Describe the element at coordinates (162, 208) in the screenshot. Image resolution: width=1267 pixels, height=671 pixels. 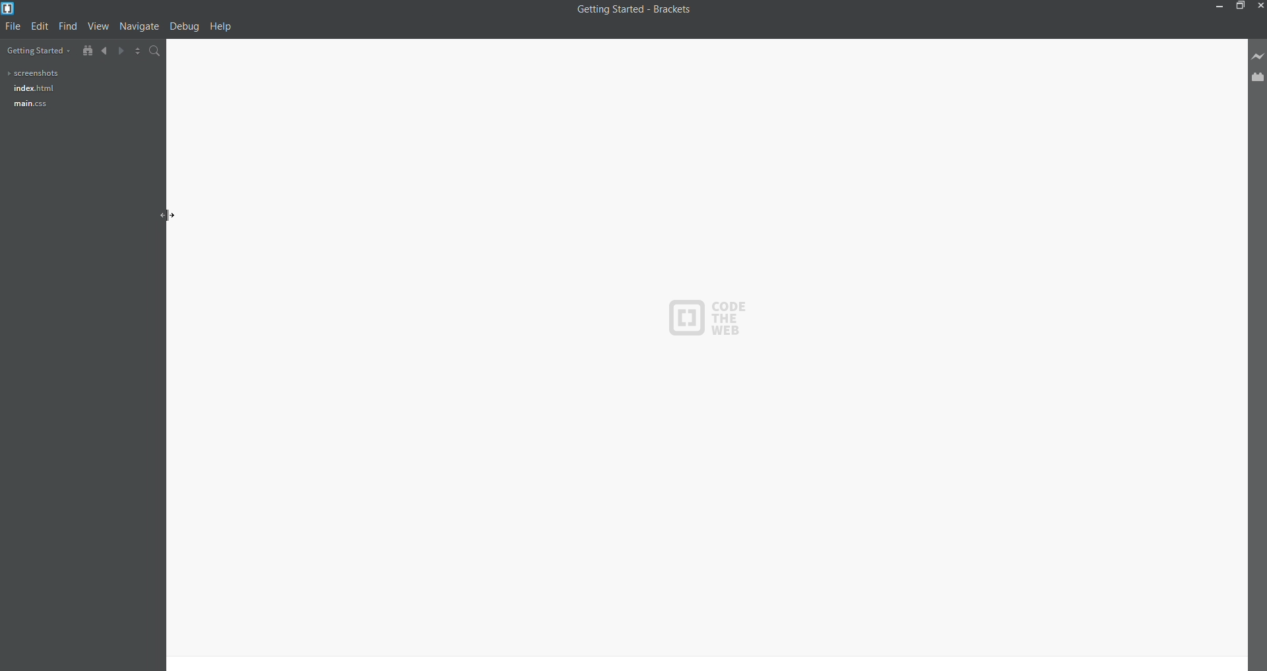
I see `cursor` at that location.